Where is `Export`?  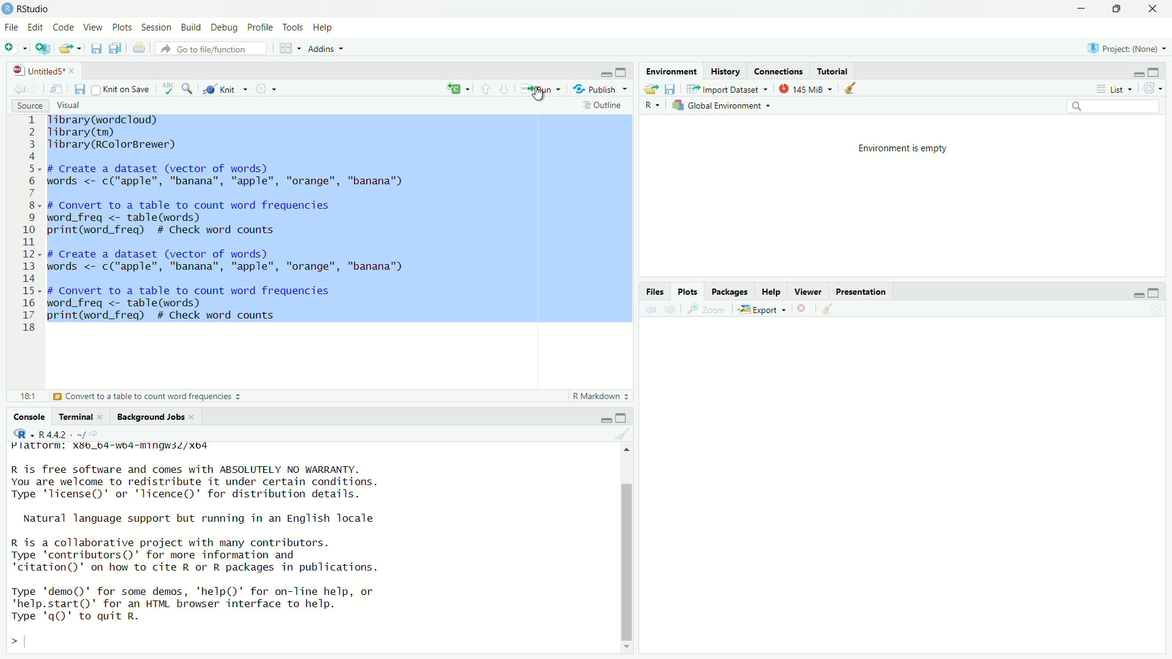
Export is located at coordinates (764, 309).